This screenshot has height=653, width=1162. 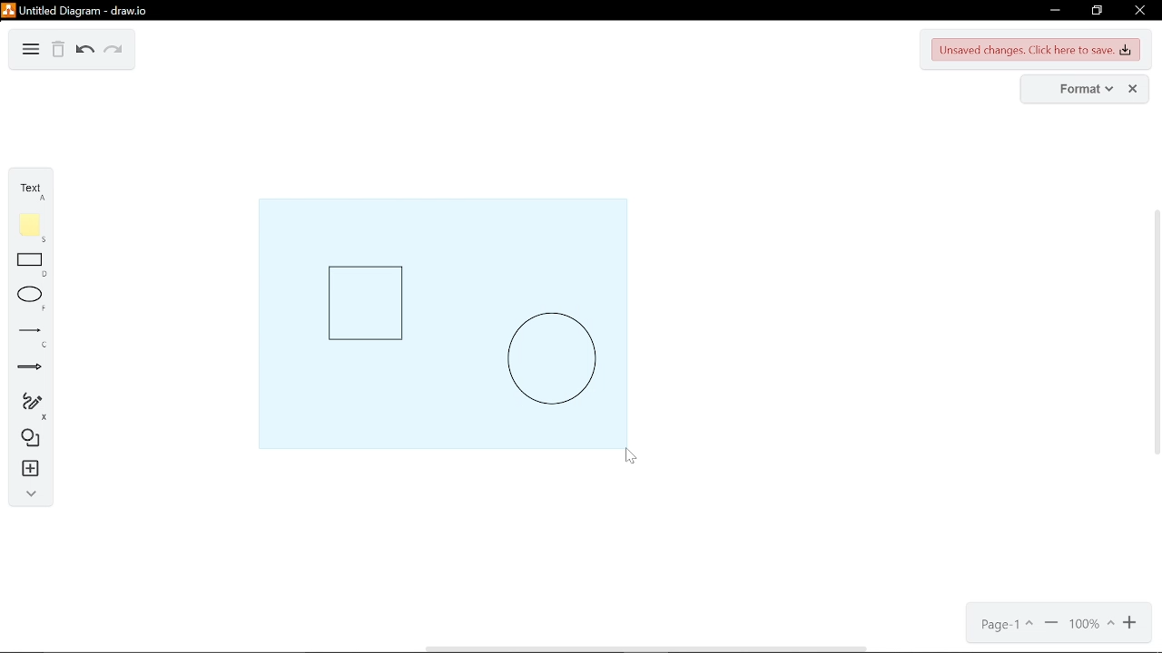 I want to click on note, so click(x=31, y=227).